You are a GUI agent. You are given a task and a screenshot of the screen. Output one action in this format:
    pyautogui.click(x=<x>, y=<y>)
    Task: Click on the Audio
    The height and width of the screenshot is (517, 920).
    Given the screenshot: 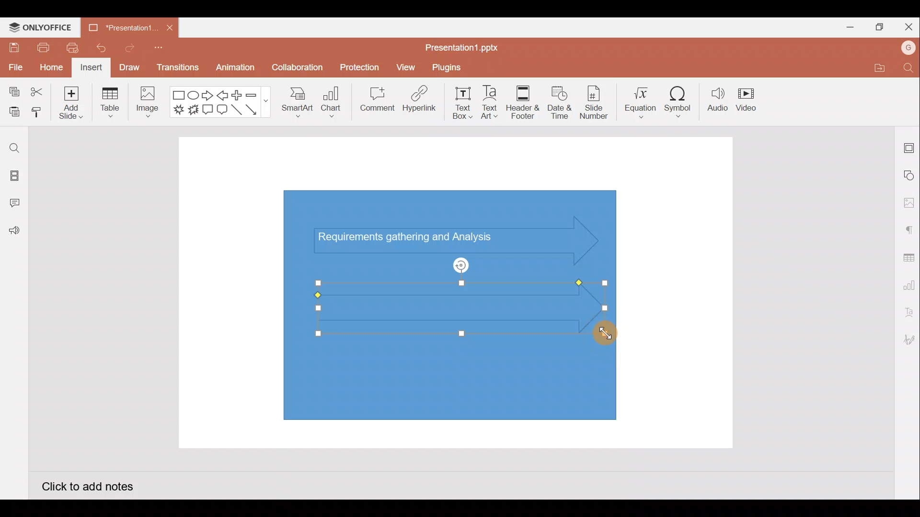 What is the action you would take?
    pyautogui.click(x=718, y=100)
    